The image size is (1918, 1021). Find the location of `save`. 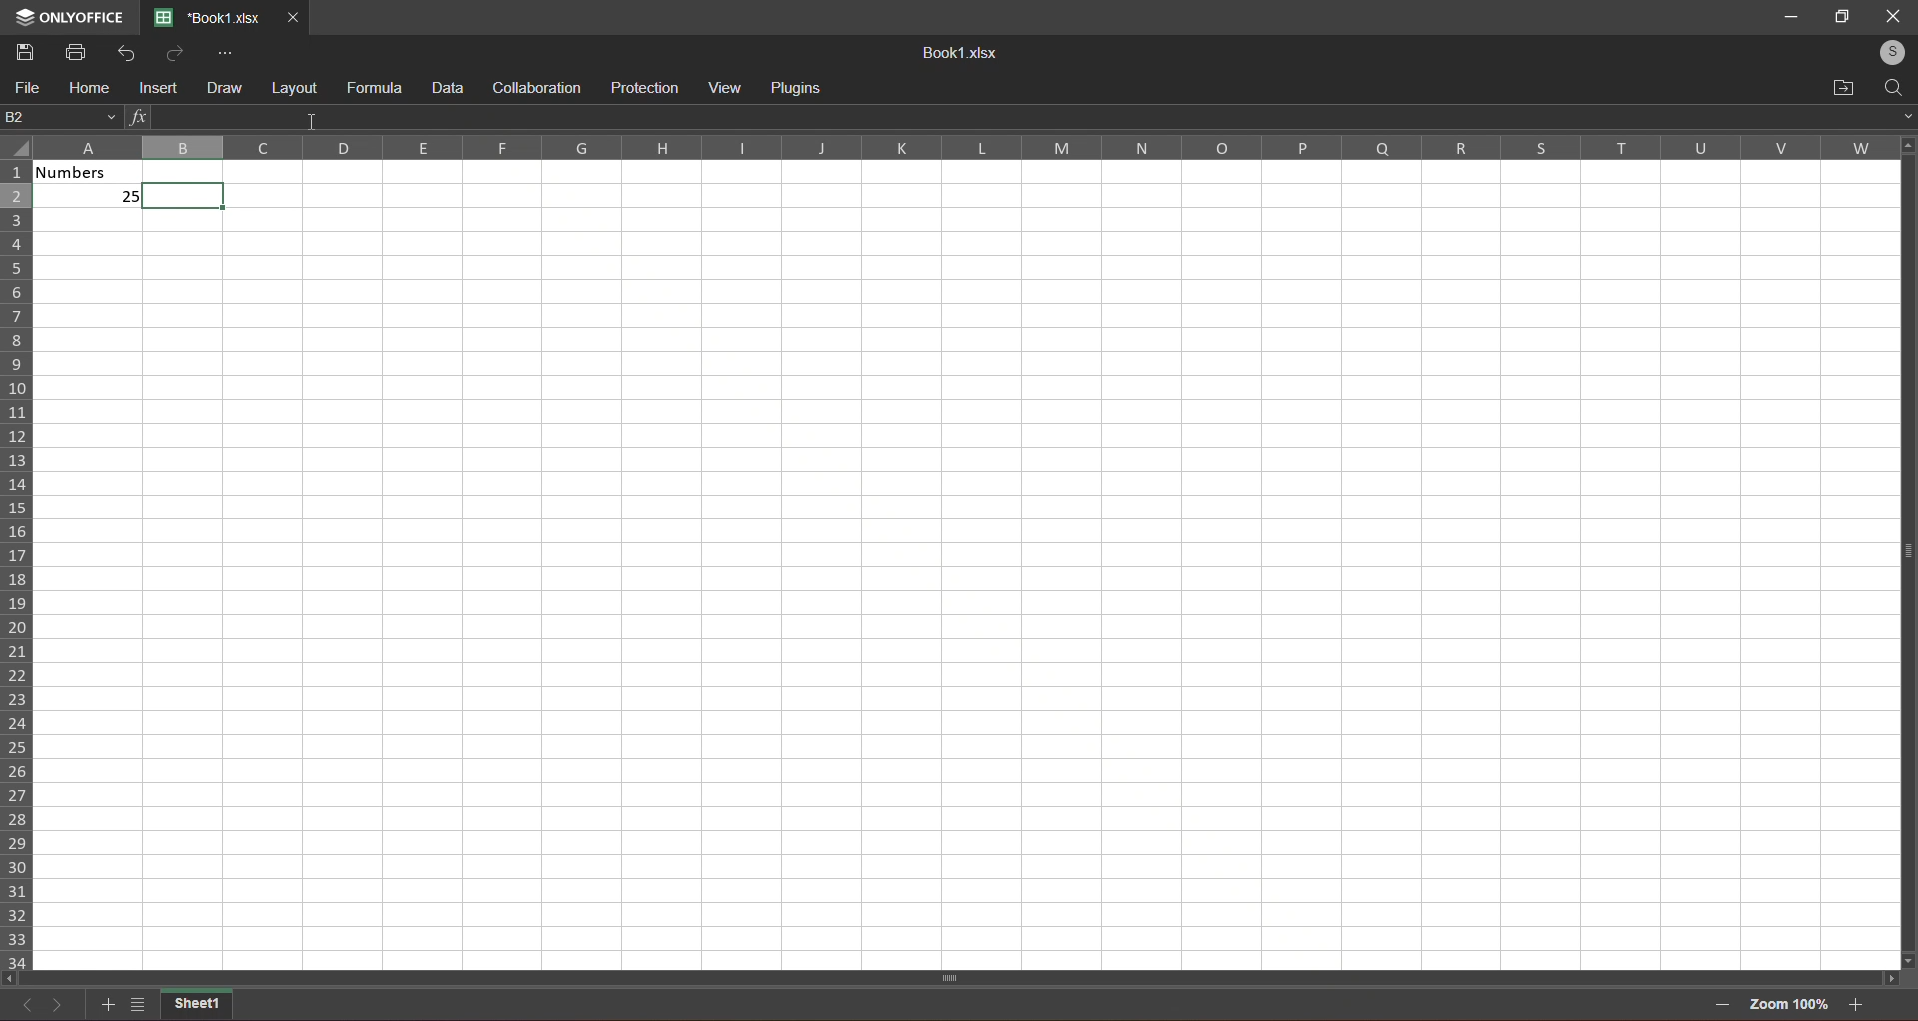

save is located at coordinates (23, 51).